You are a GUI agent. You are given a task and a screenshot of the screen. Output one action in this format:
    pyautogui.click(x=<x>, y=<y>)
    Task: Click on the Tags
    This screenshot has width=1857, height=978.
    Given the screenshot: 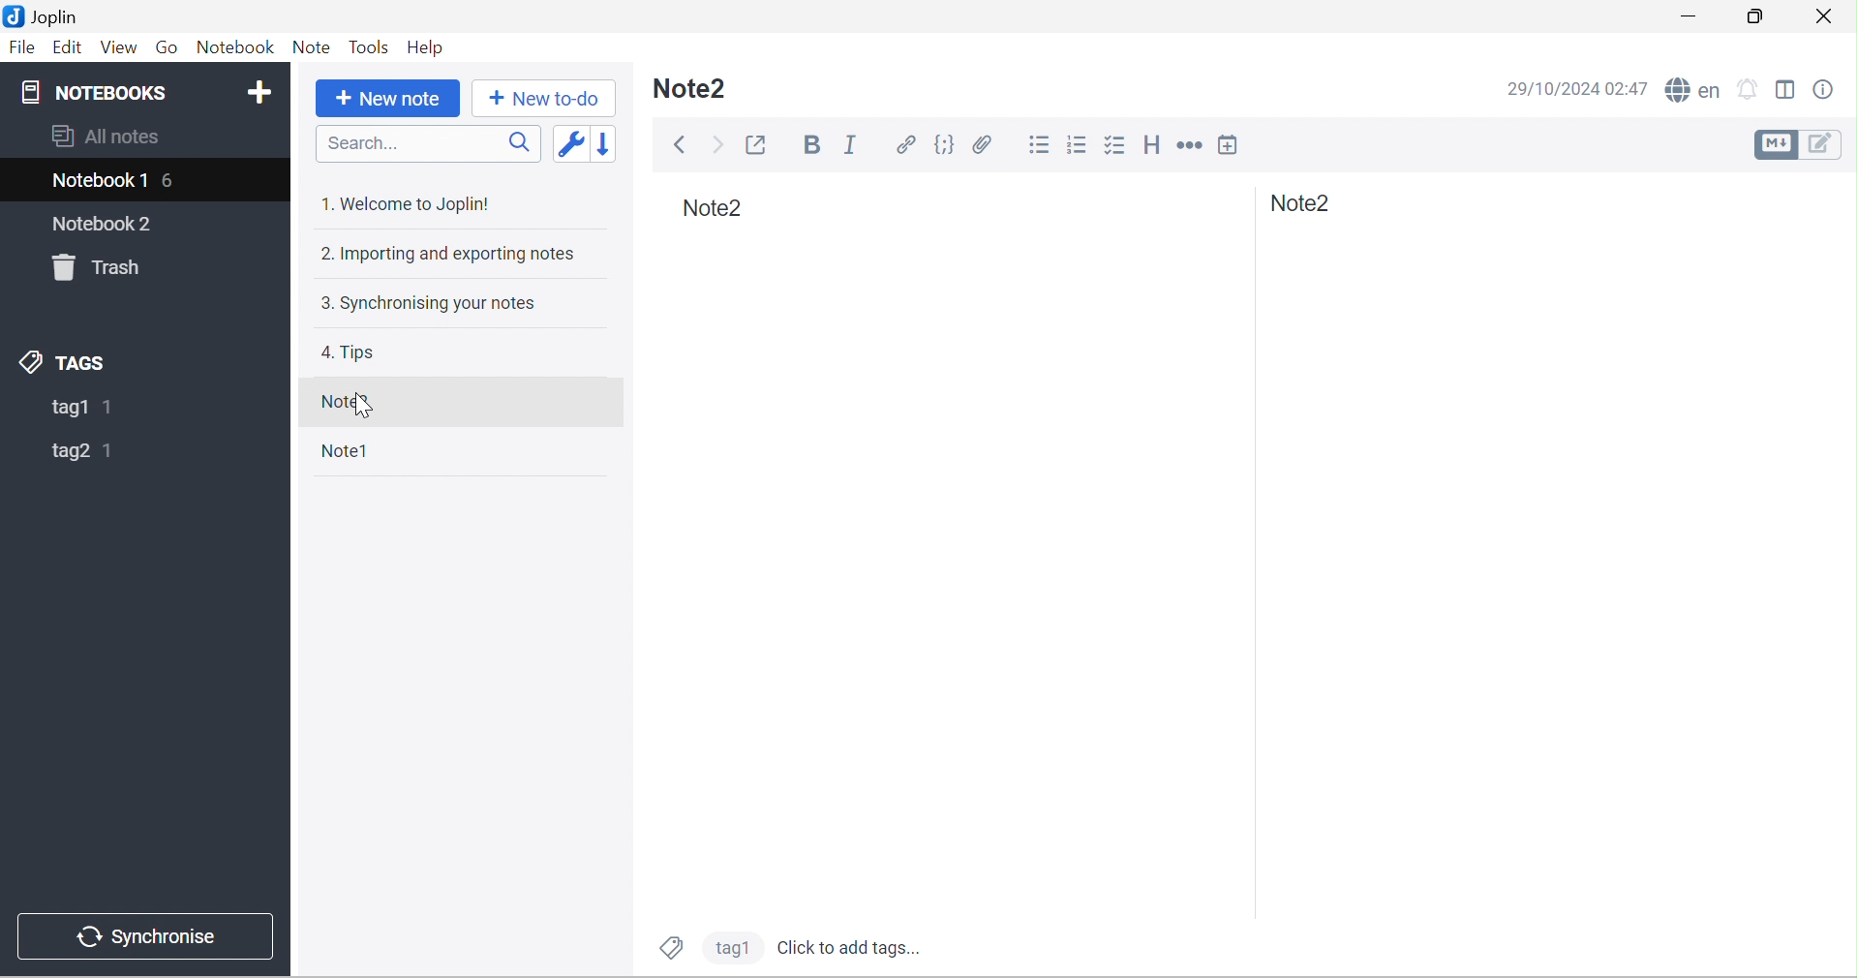 What is the action you would take?
    pyautogui.click(x=670, y=949)
    